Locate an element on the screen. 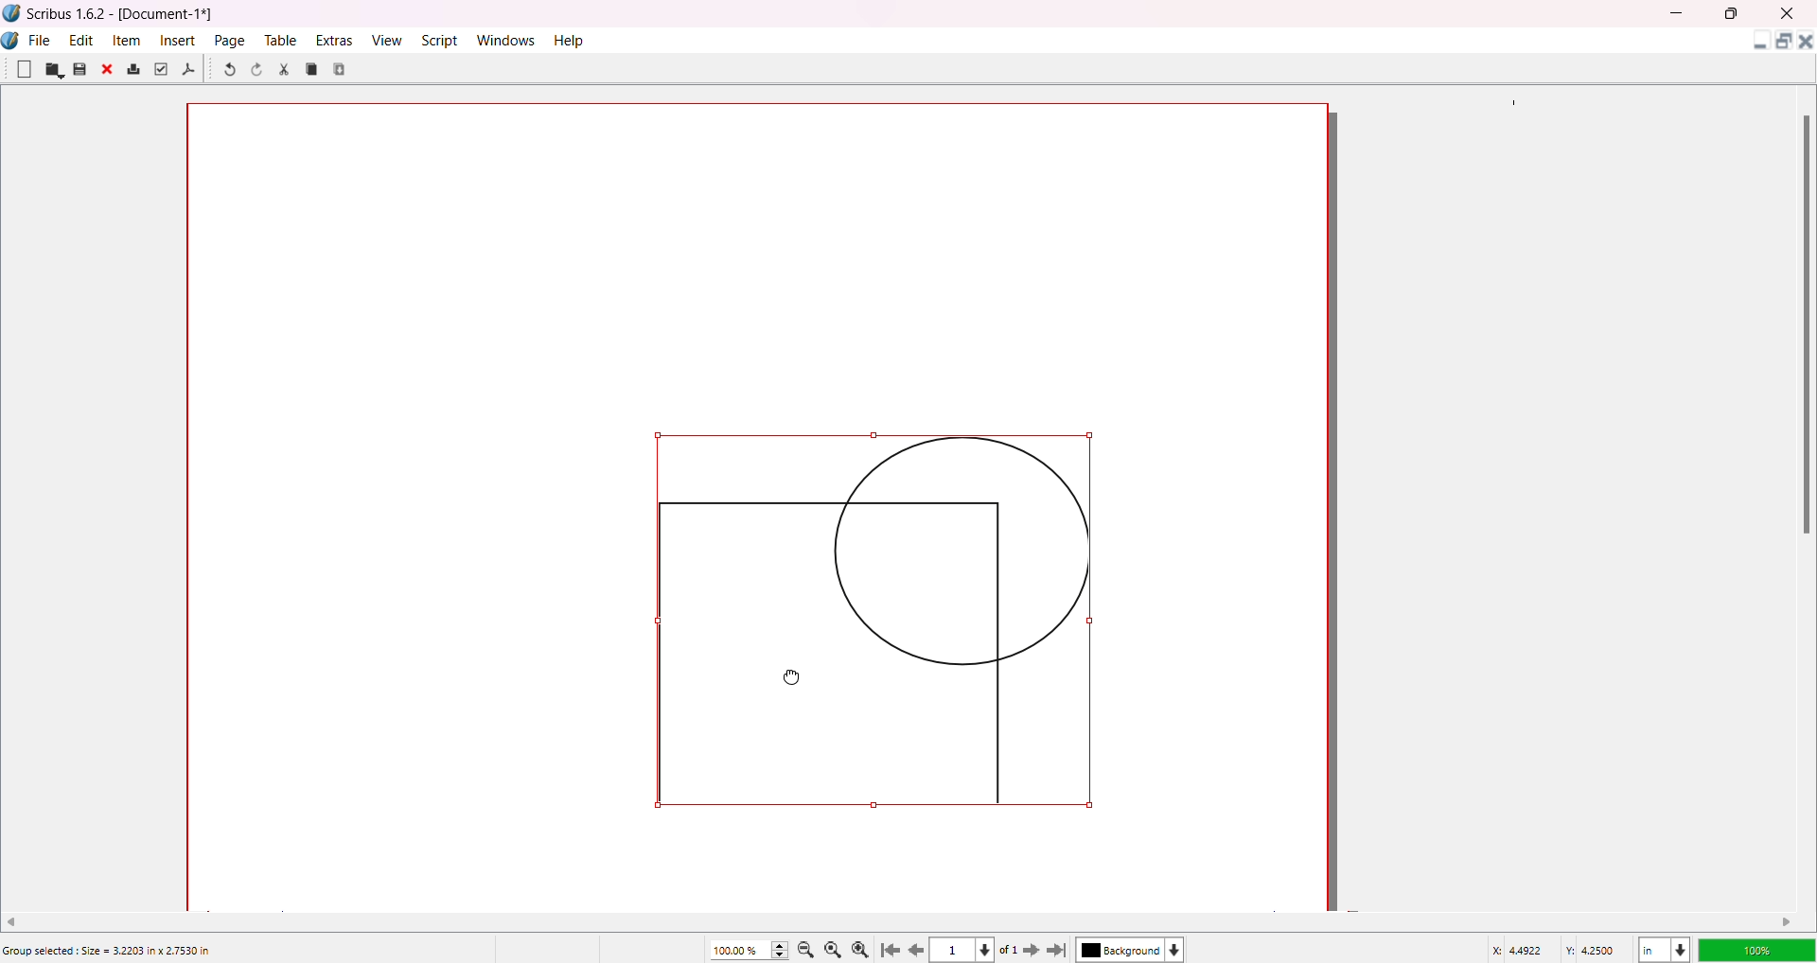 This screenshot has height=963, width=1817. Minimize Document is located at coordinates (1755, 44).